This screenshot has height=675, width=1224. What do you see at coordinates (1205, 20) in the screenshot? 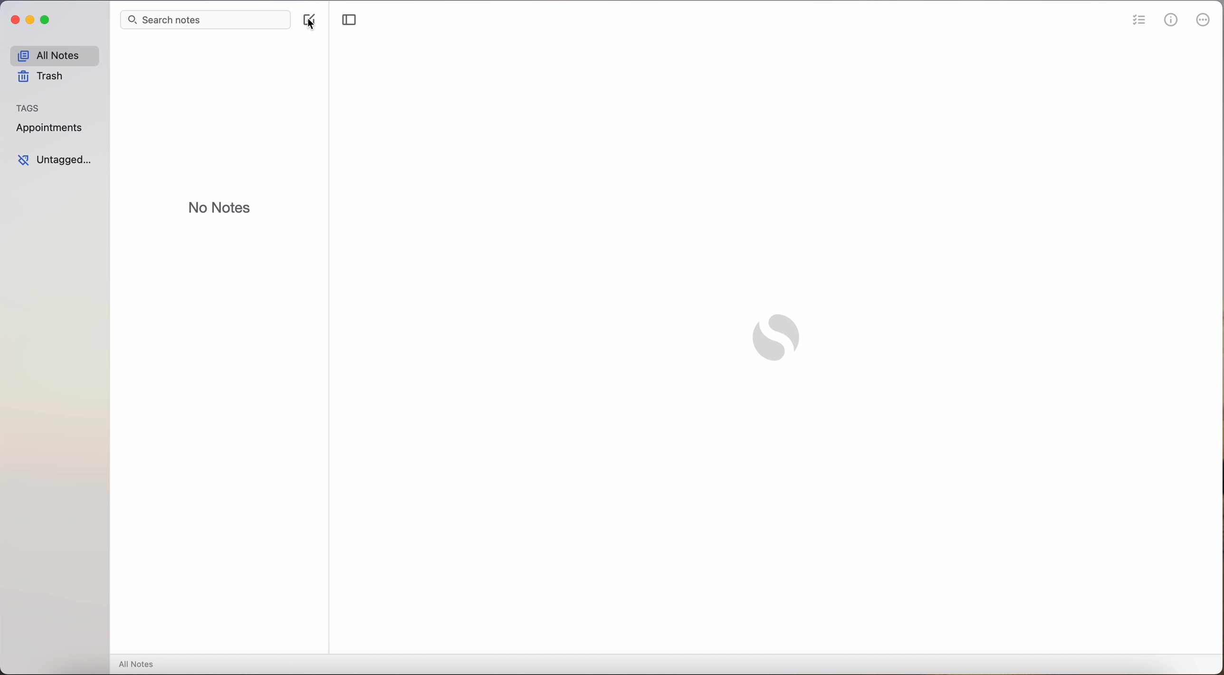
I see `more options` at bounding box center [1205, 20].